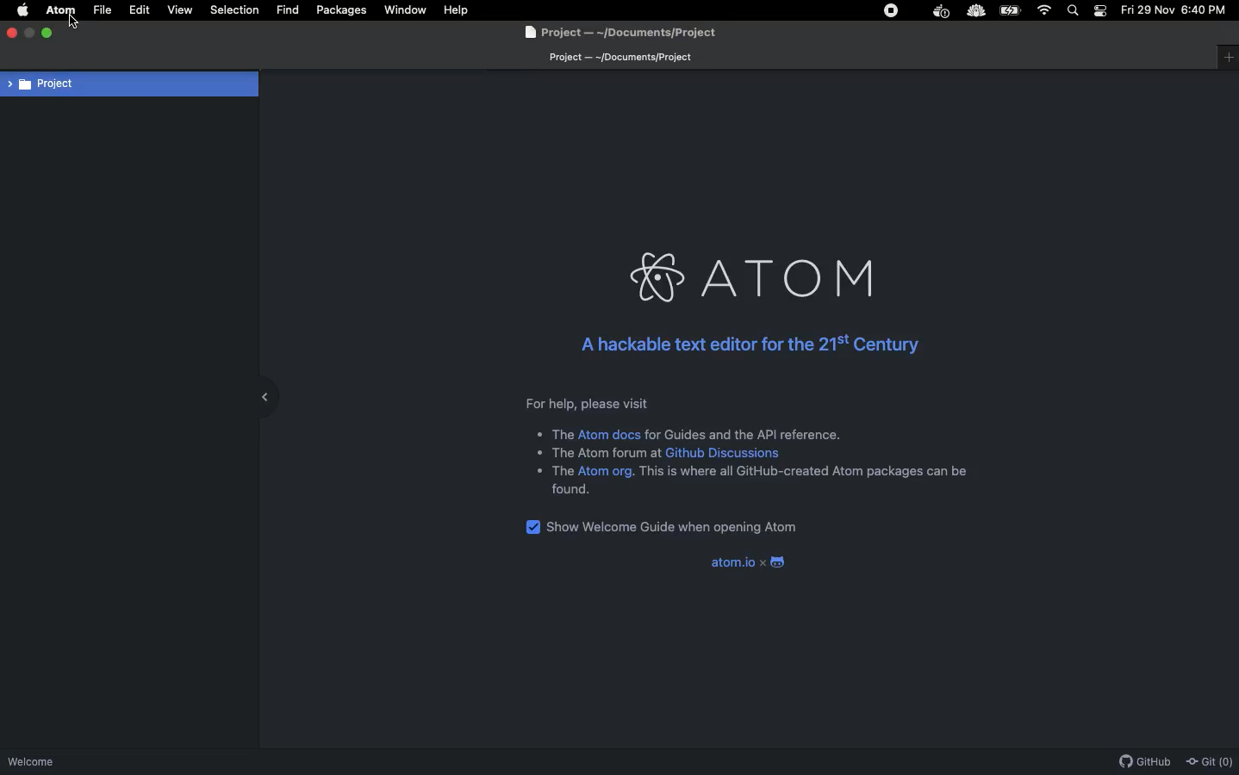 The width and height of the screenshot is (1239, 775). I want to click on Edit, so click(140, 9).